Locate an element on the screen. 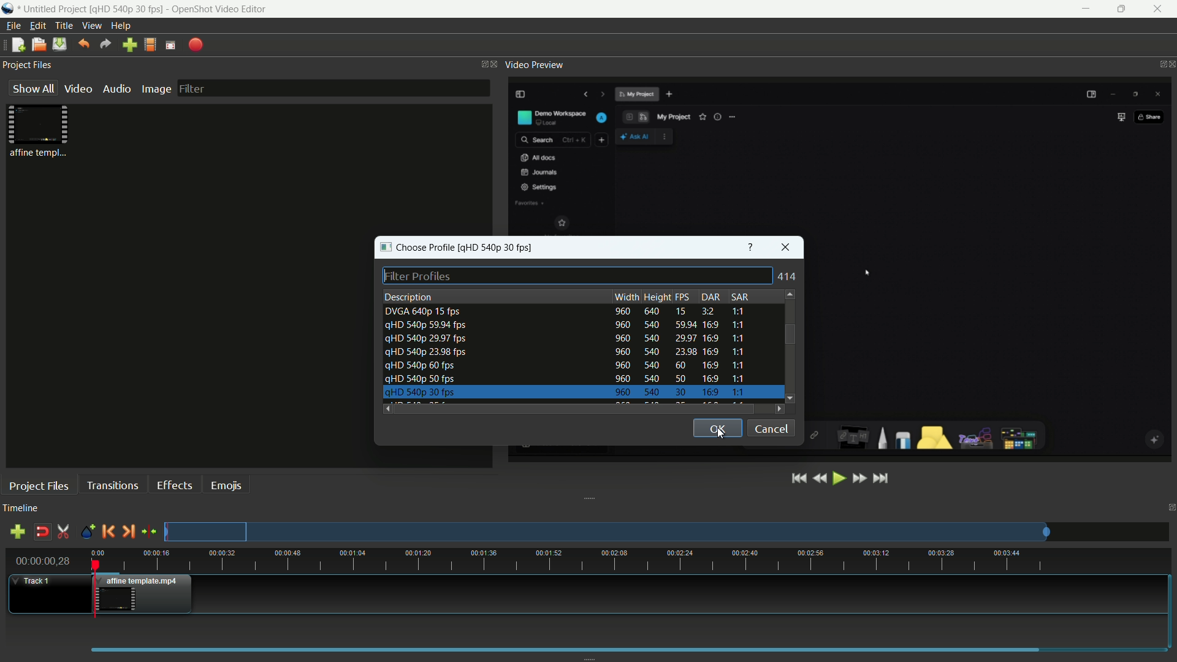 The height and width of the screenshot is (662, 1177). filter bar is located at coordinates (333, 88).